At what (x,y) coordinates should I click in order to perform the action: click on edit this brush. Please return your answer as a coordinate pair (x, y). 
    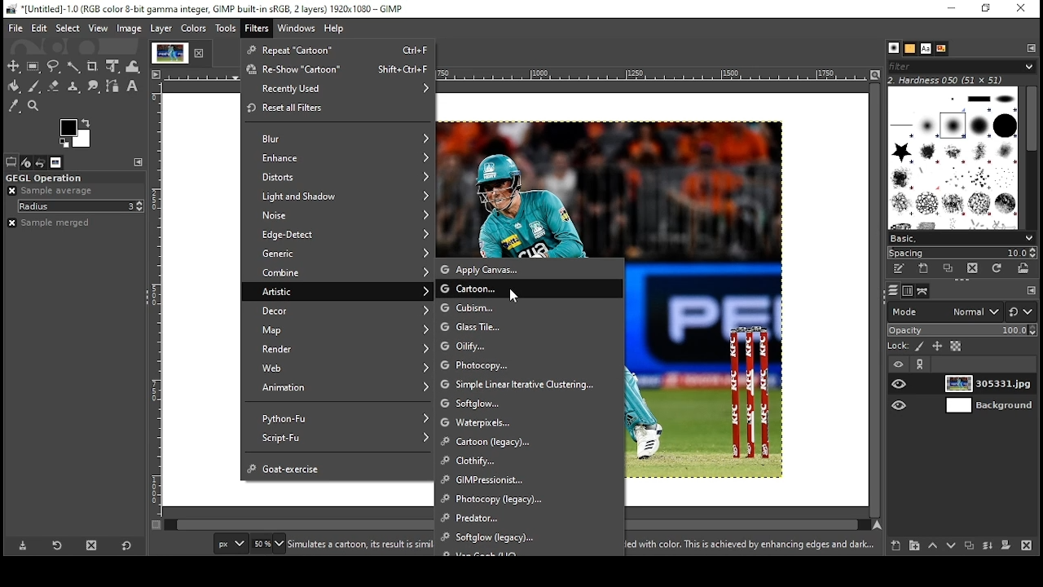
    Looking at the image, I should click on (900, 268).